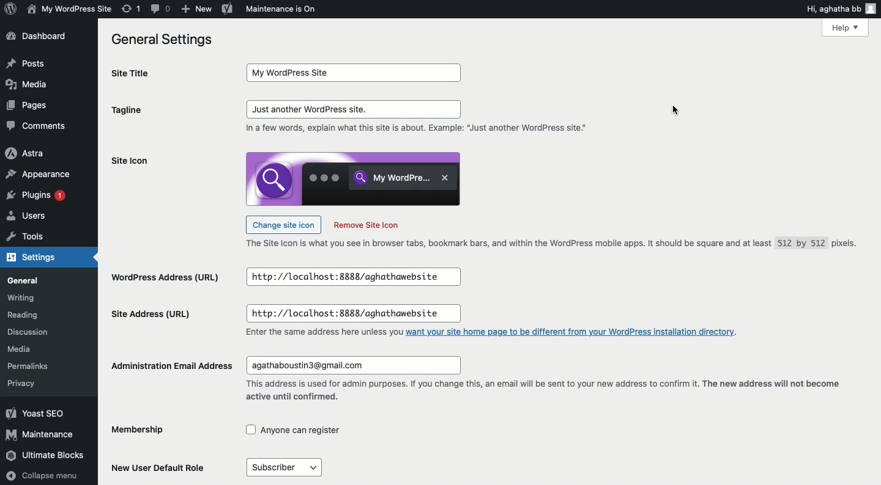 Image resolution: width=881 pixels, height=485 pixels. What do you see at coordinates (35, 413) in the screenshot?
I see `Yoast` at bounding box center [35, 413].